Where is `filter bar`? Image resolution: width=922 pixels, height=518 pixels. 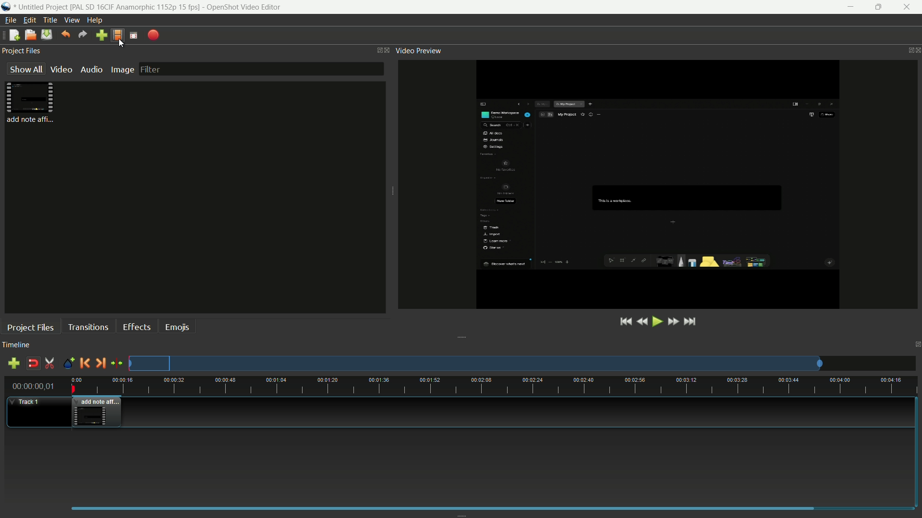 filter bar is located at coordinates (261, 68).